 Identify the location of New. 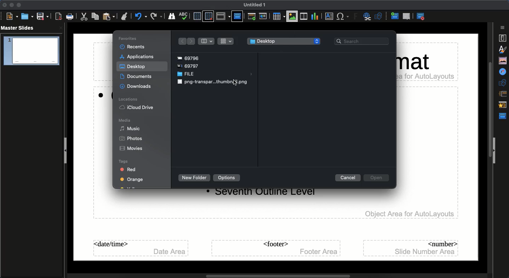
(12, 17).